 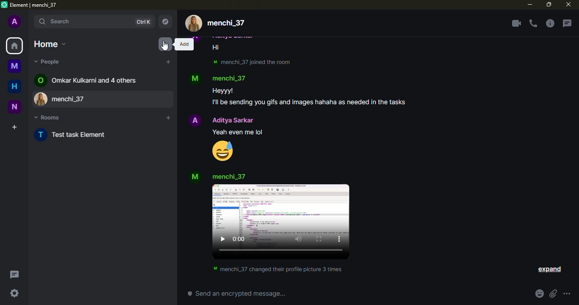 What do you see at coordinates (233, 120) in the screenshot?
I see `Aditya Sarkar` at bounding box center [233, 120].